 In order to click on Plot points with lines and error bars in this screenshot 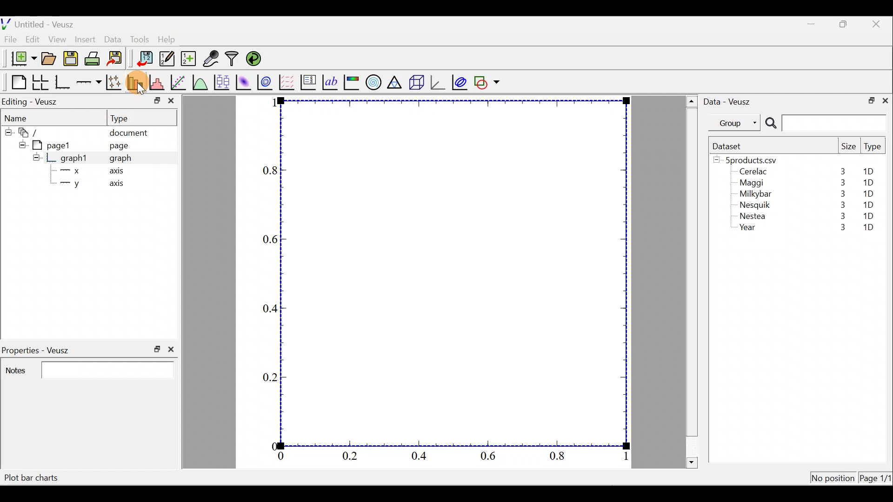, I will do `click(115, 83)`.